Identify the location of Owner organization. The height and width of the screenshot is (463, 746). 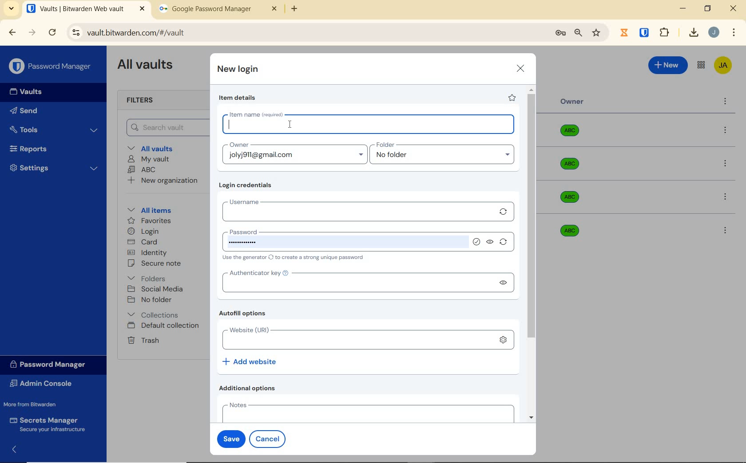
(567, 230).